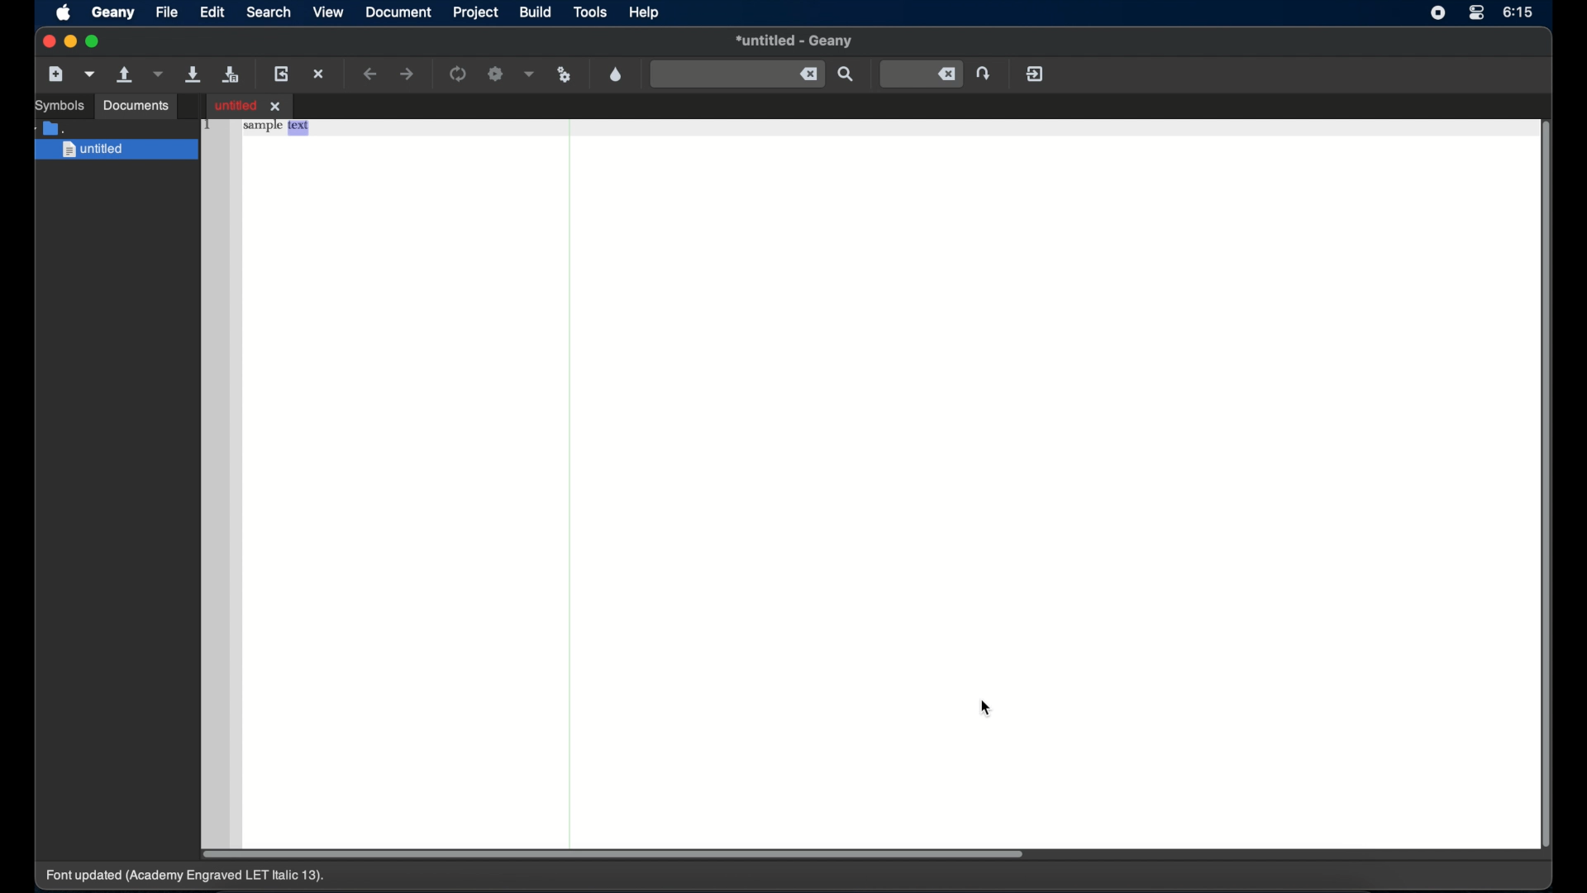 The height and width of the screenshot is (893, 1587). What do you see at coordinates (60, 106) in the screenshot?
I see `symbols` at bounding box center [60, 106].